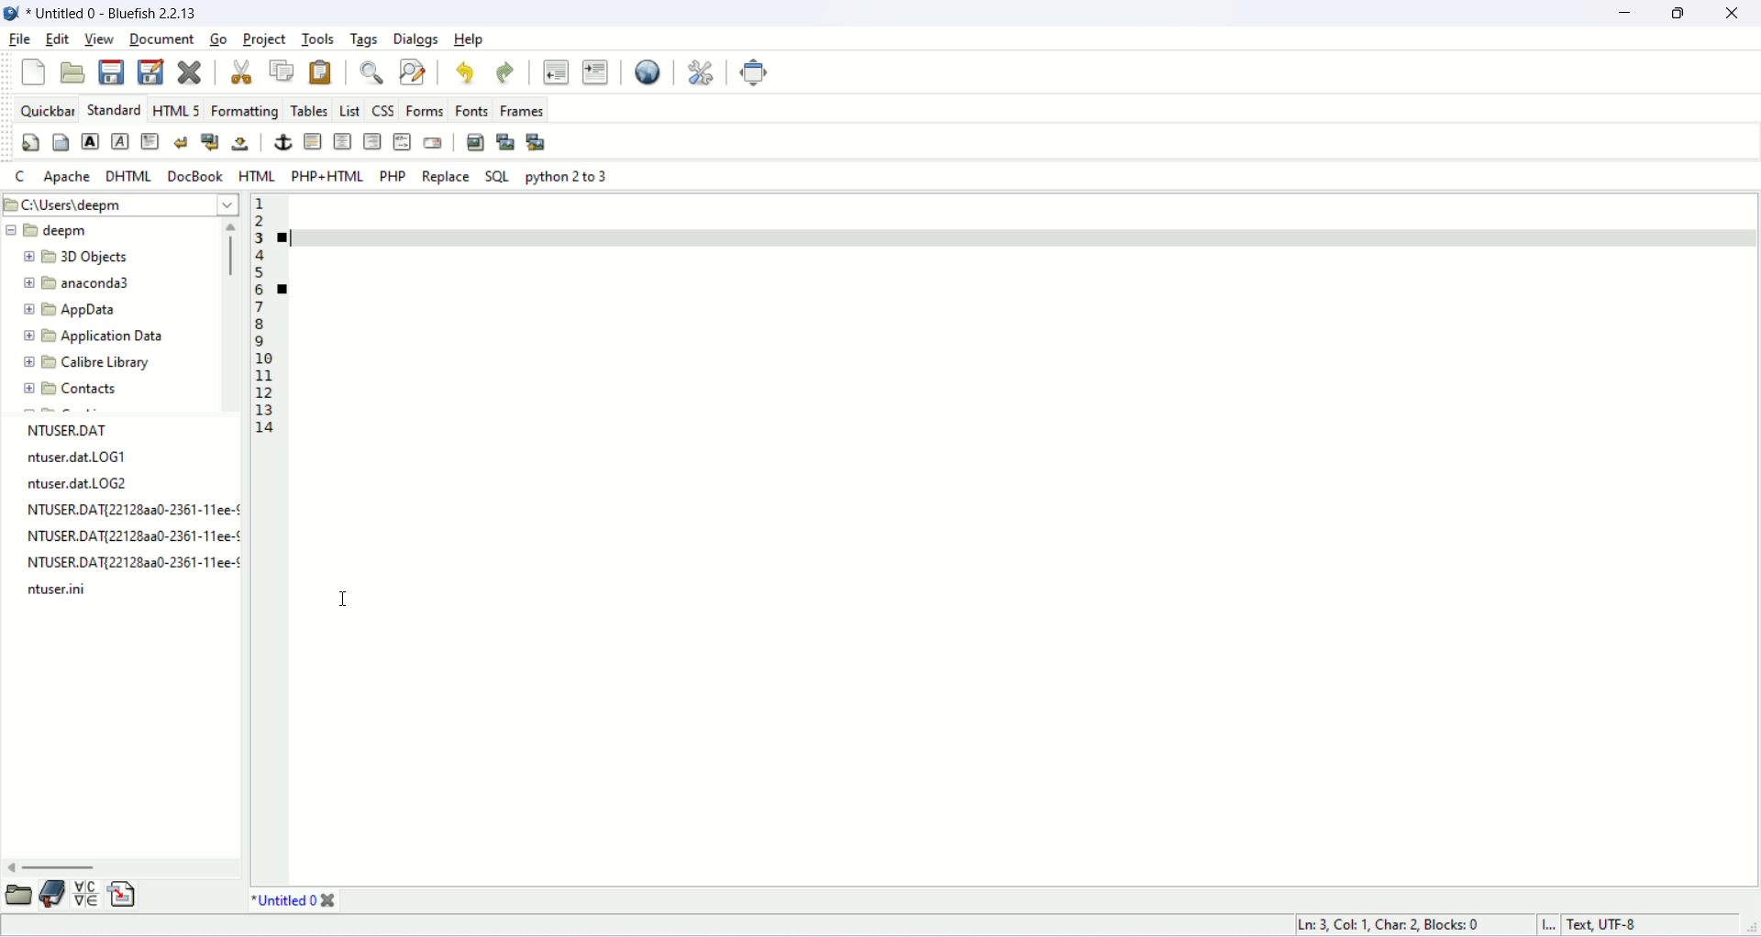  I want to click on multi thumbnail, so click(536, 141).